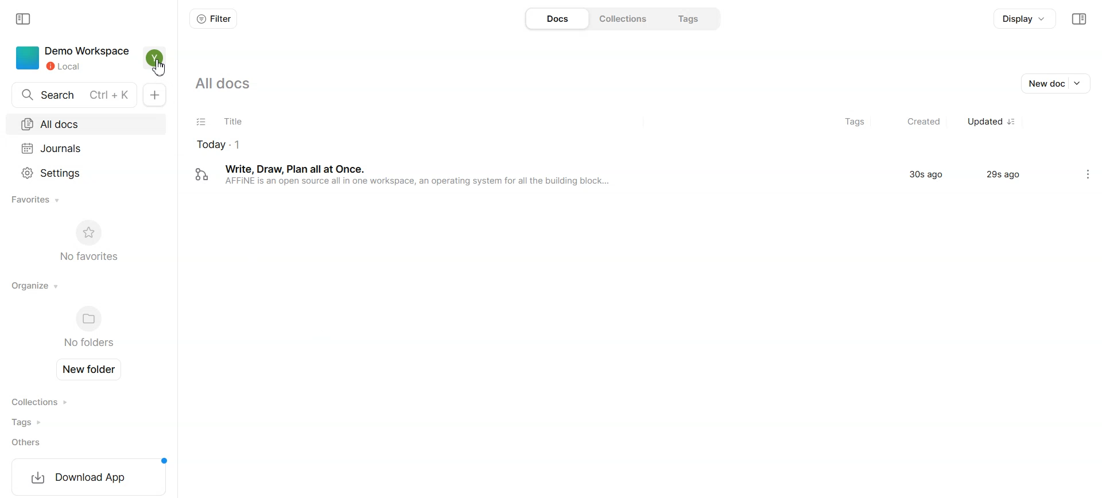  What do you see at coordinates (989, 122) in the screenshot?
I see `Updated` at bounding box center [989, 122].